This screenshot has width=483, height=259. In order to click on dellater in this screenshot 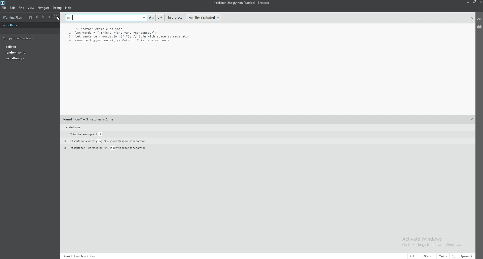, I will do `click(74, 127)`.